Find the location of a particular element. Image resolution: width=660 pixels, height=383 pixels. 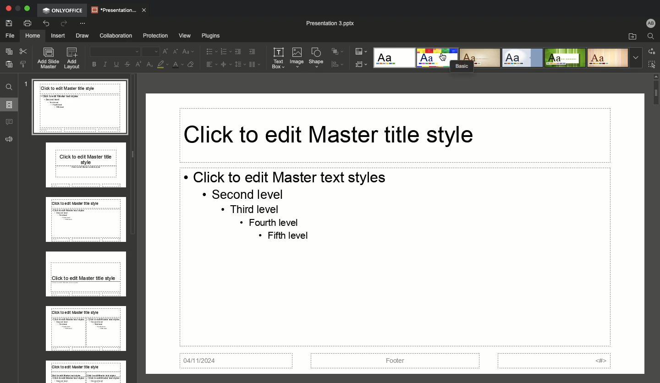

Redo is located at coordinates (63, 24).